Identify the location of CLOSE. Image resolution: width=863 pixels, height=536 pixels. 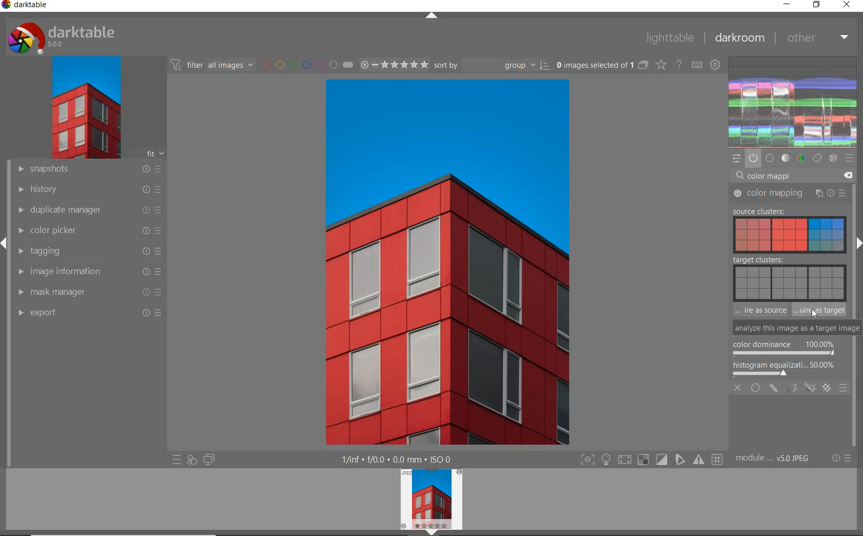
(739, 389).